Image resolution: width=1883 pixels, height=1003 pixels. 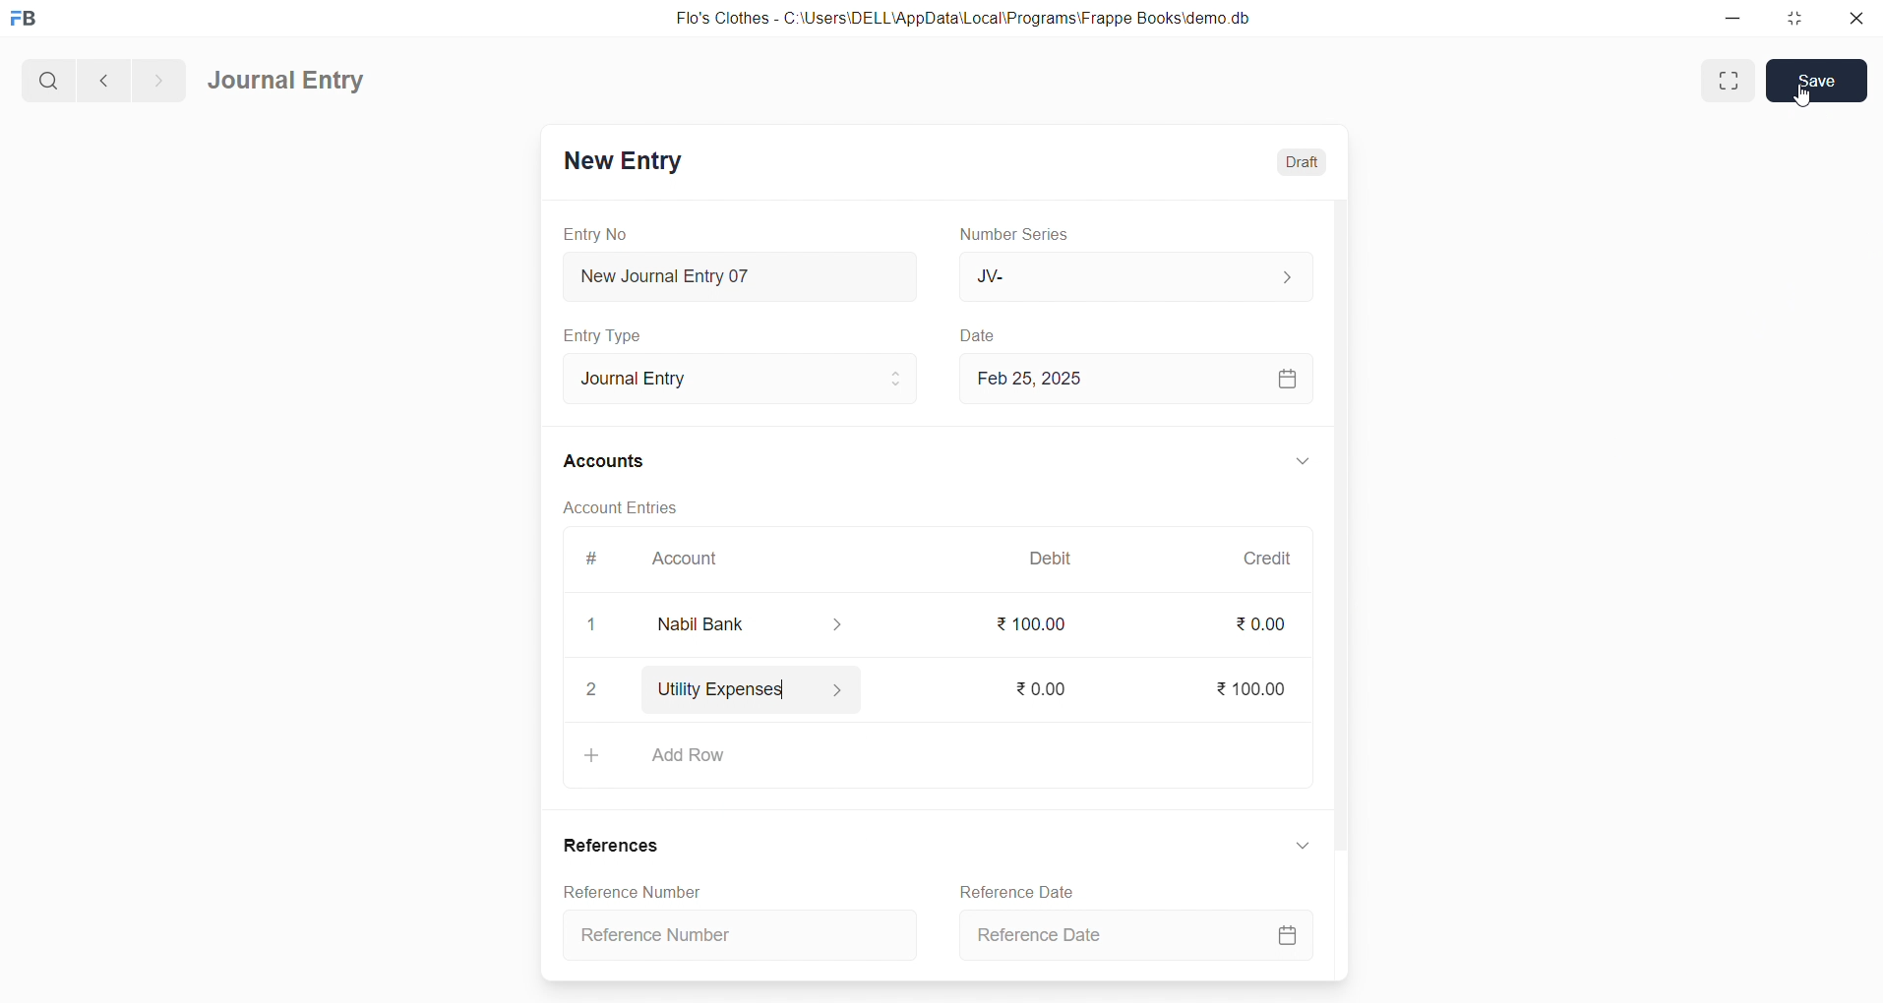 I want to click on Credit, so click(x=1266, y=558).